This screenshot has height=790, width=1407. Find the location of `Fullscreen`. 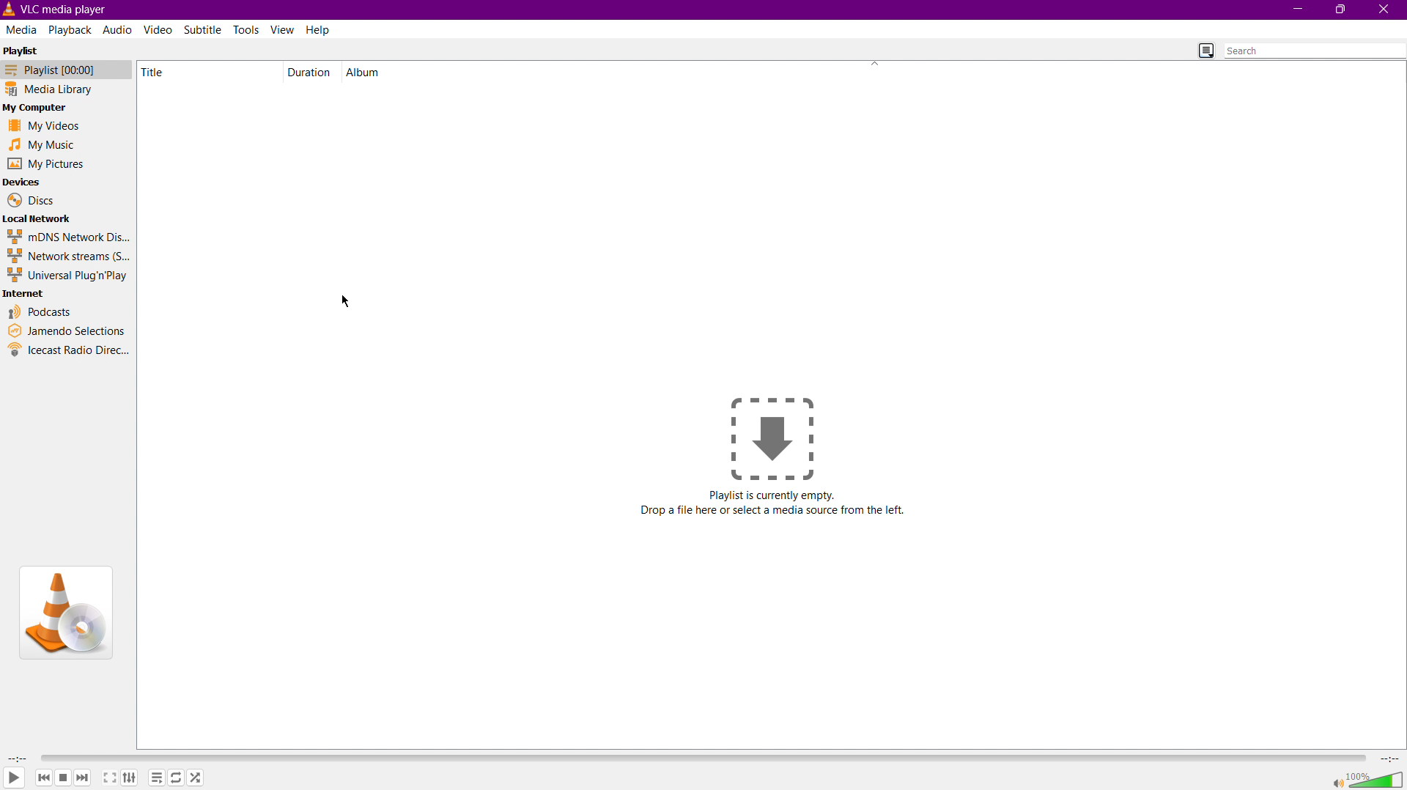

Fullscreen is located at coordinates (108, 778).